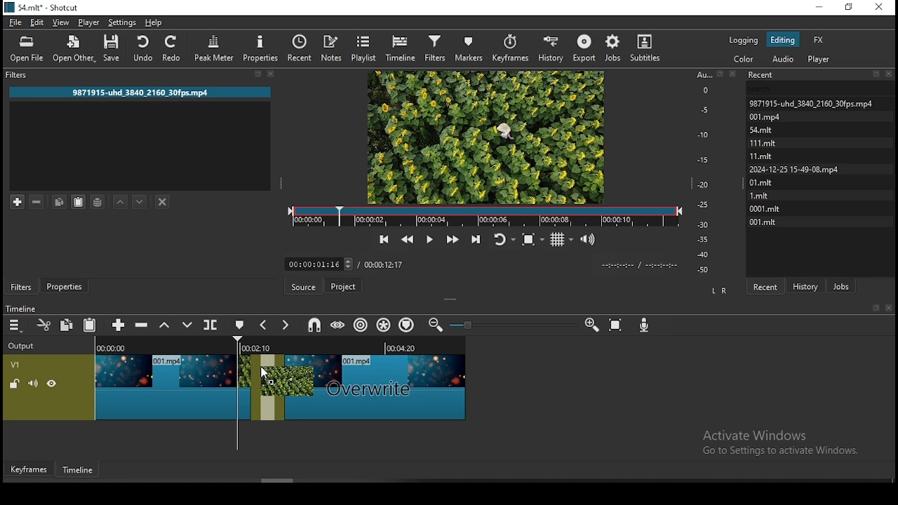  Describe the element at coordinates (878, 8) in the screenshot. I see `close window` at that location.